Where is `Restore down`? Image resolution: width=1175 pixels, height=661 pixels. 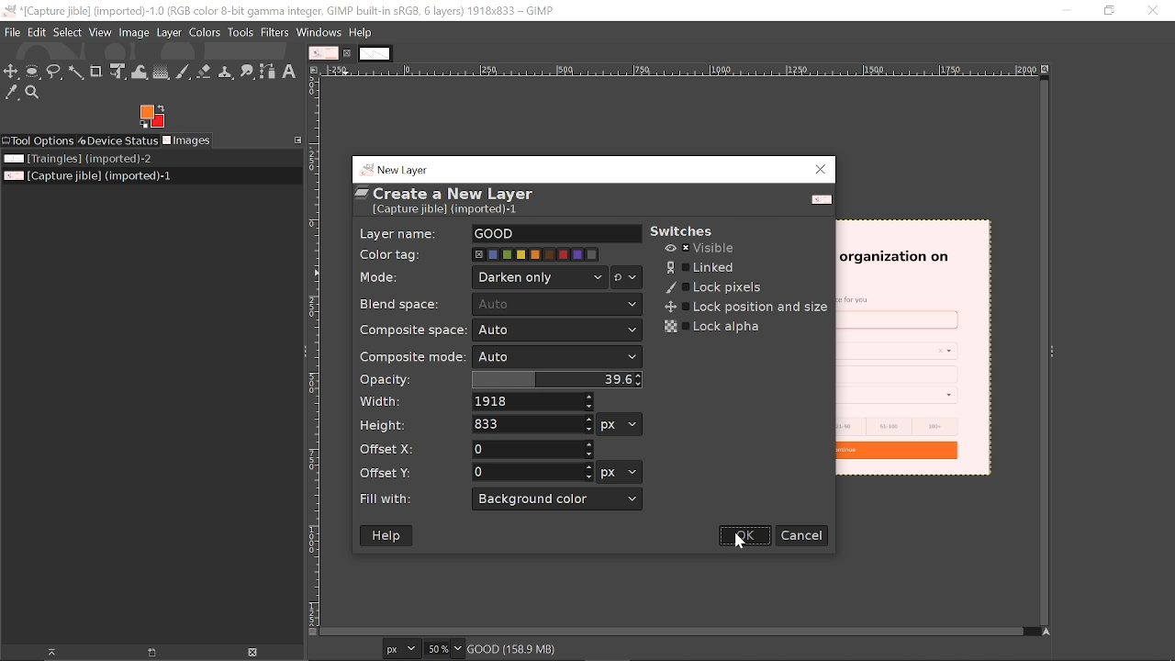
Restore down is located at coordinates (1110, 11).